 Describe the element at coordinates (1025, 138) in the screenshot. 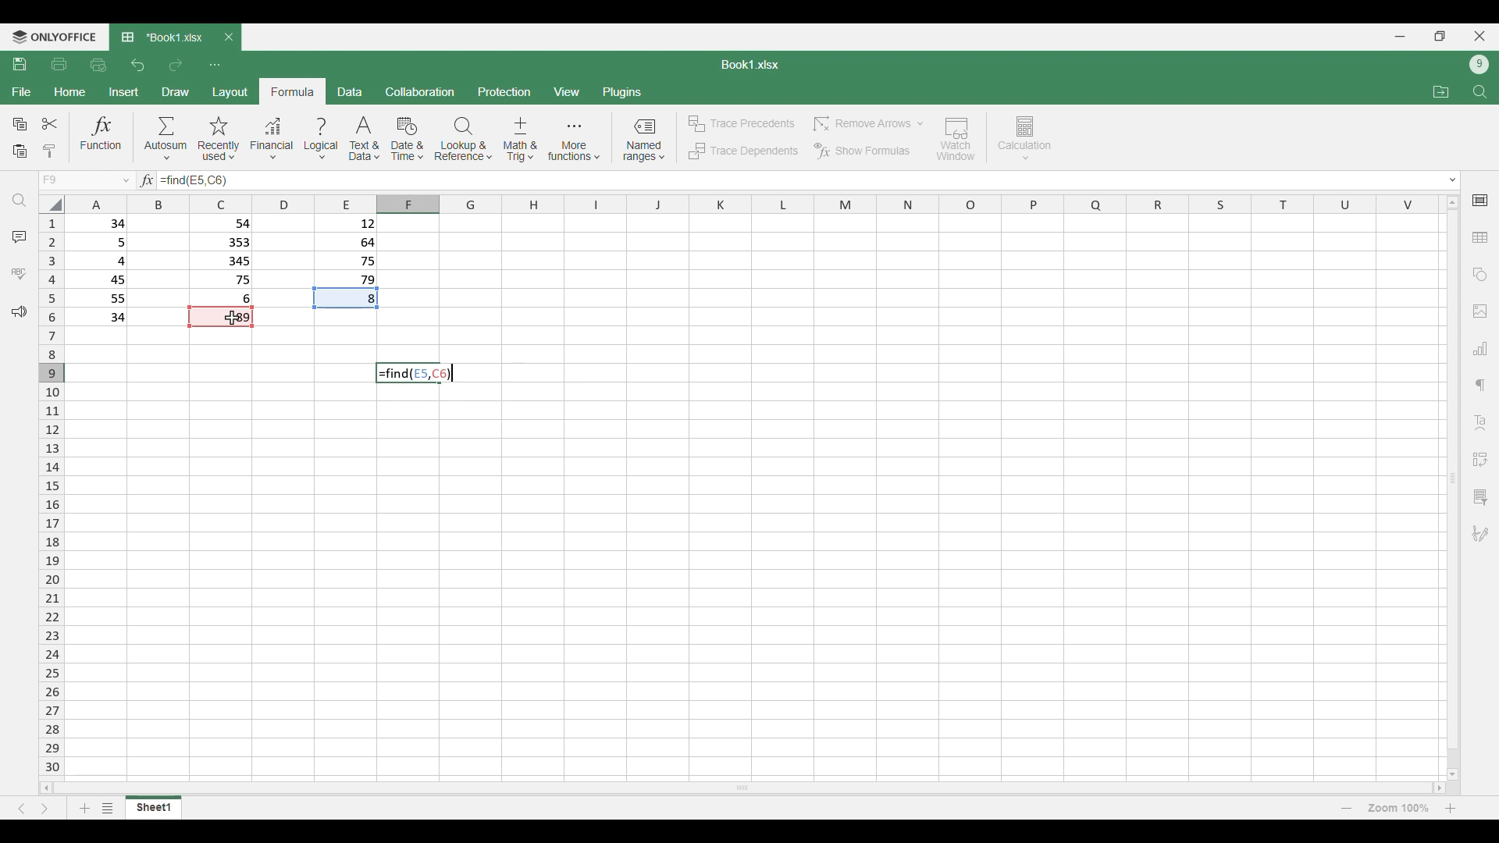

I see `Calculation options` at that location.